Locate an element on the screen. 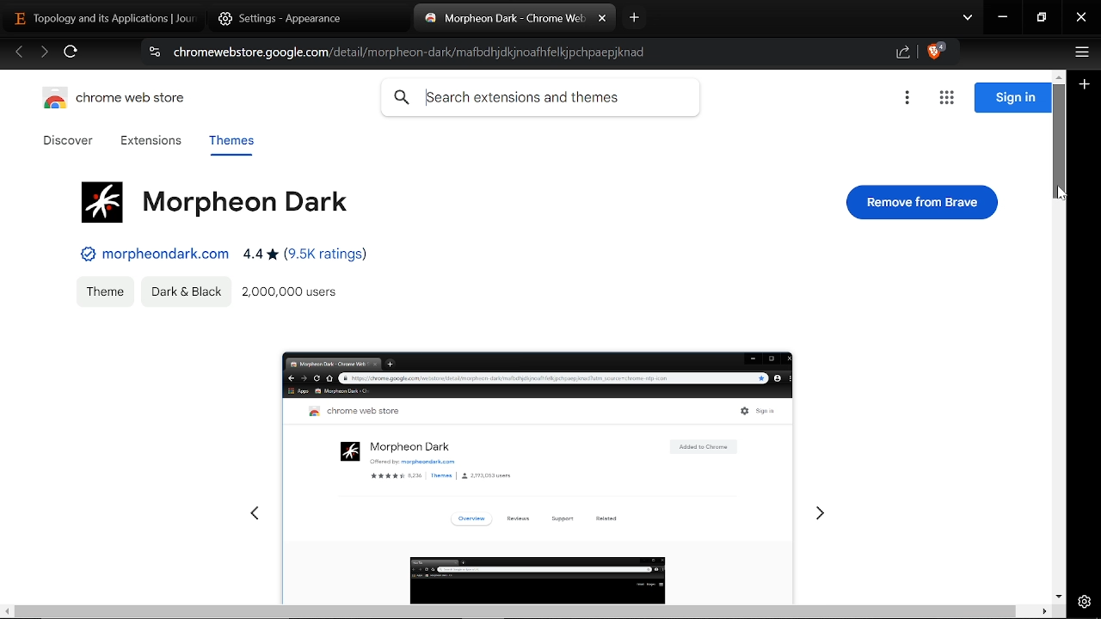 This screenshot has height=619, width=1101. Options is located at coordinates (907, 99).